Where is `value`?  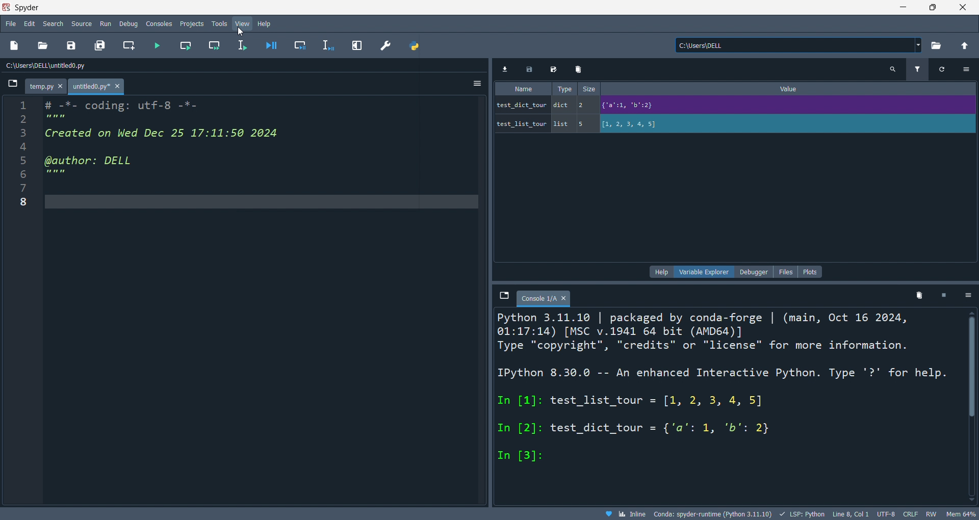 value is located at coordinates (792, 89).